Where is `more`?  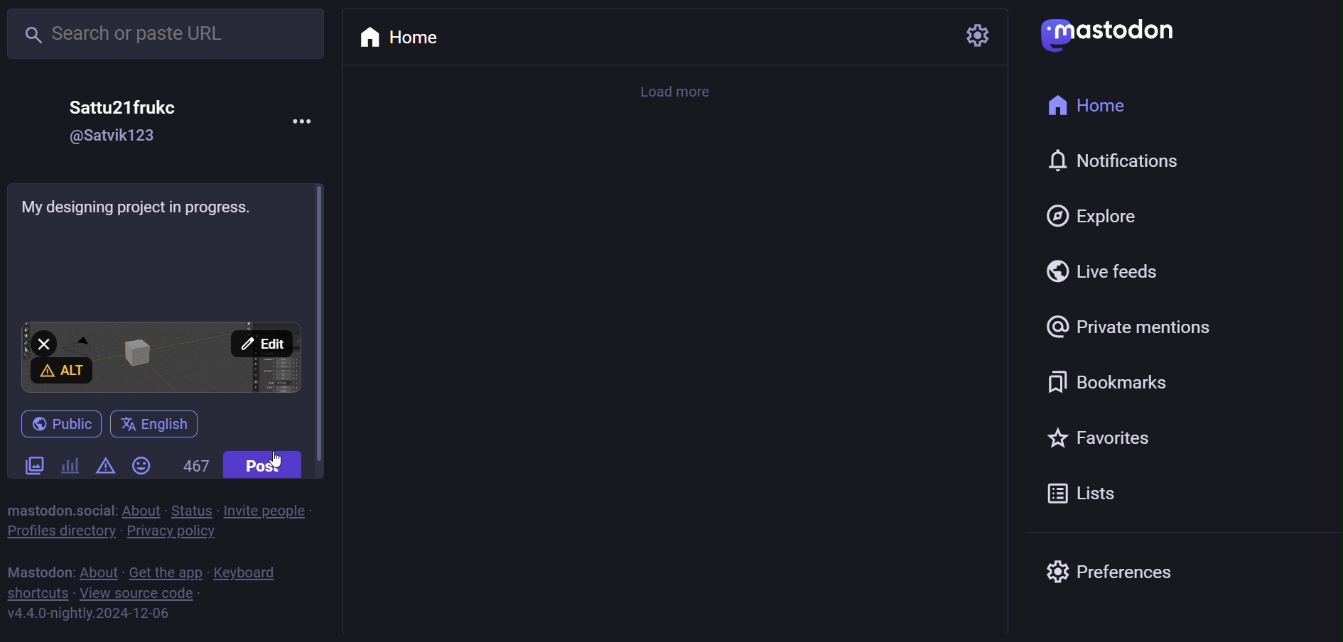
more is located at coordinates (303, 123).